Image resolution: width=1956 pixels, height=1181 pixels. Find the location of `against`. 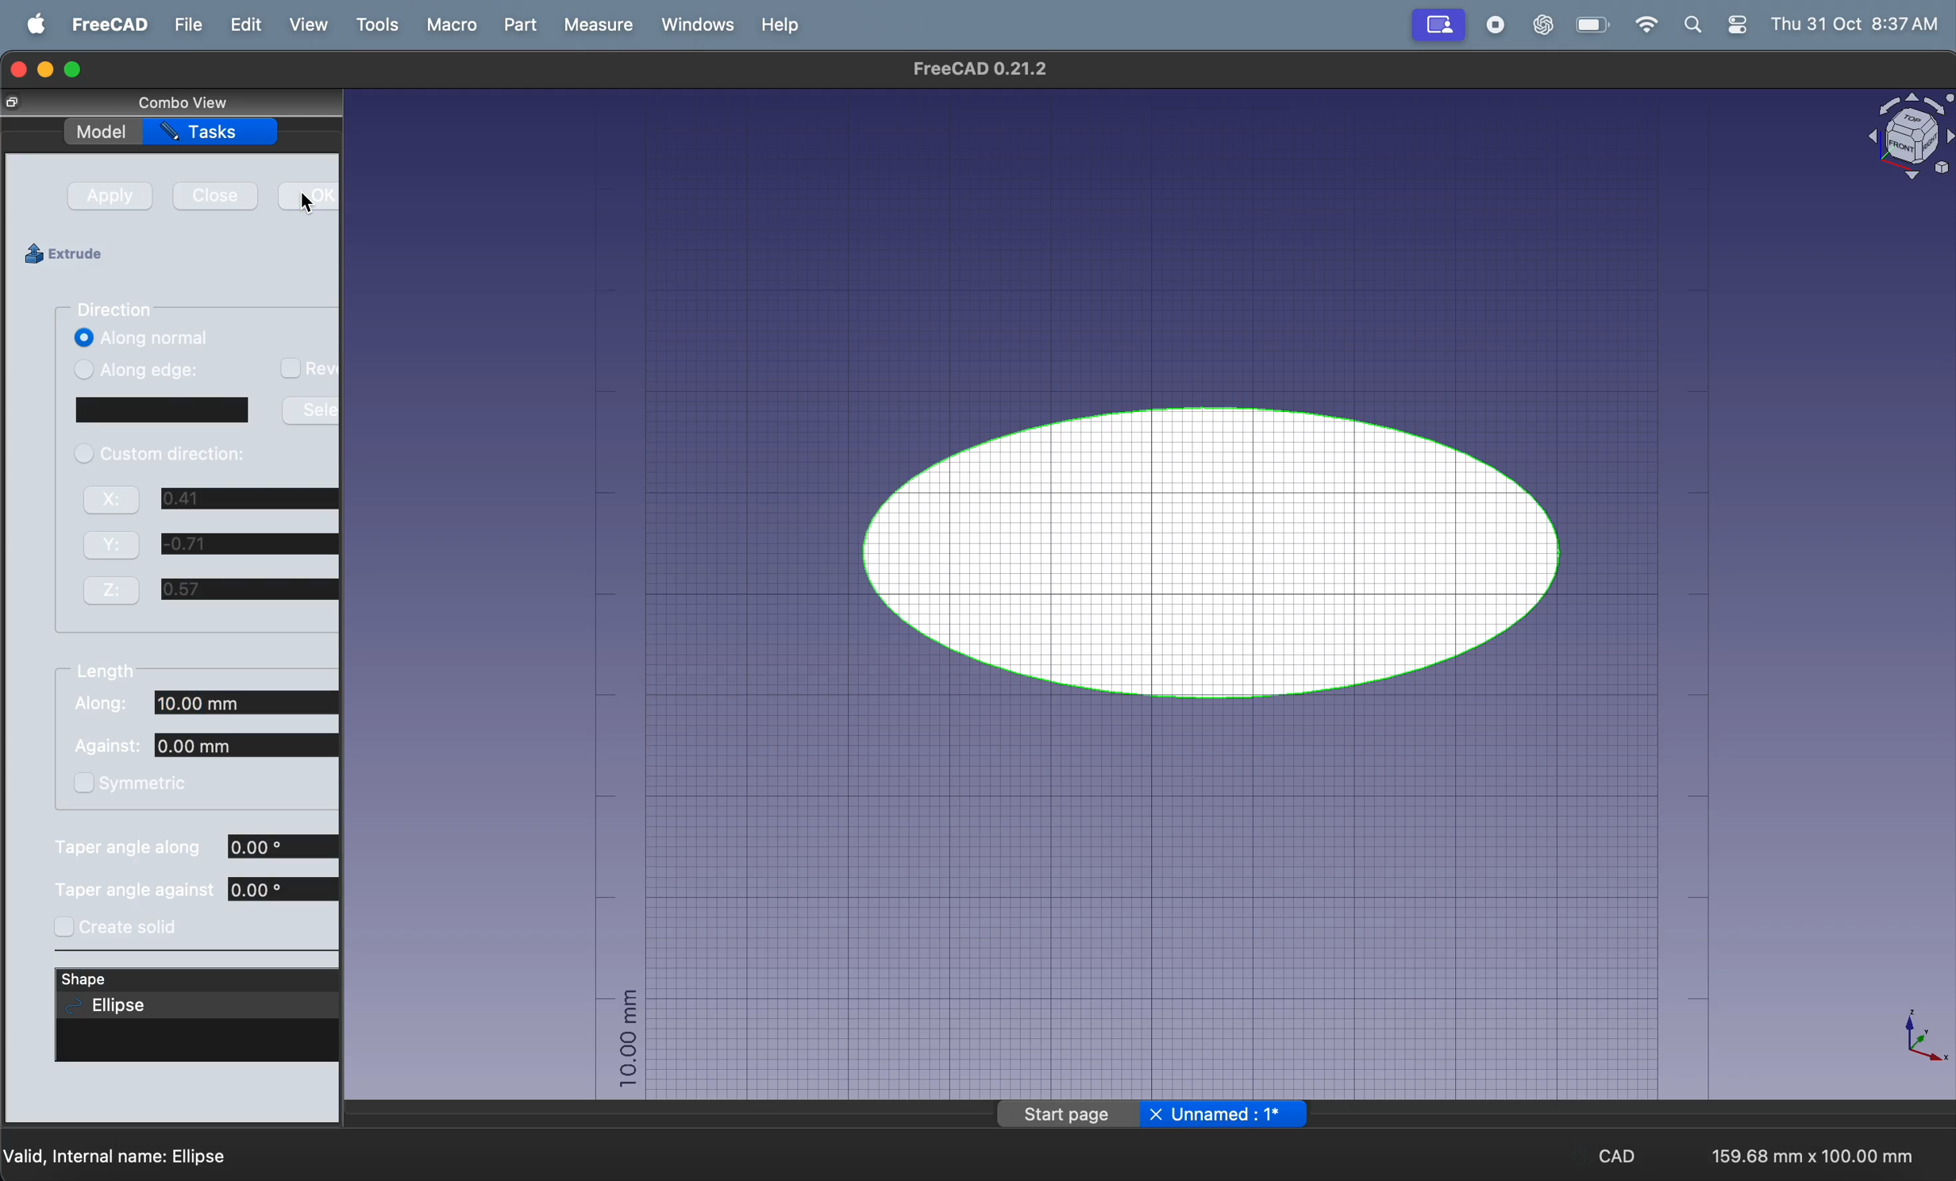

against is located at coordinates (112, 743).